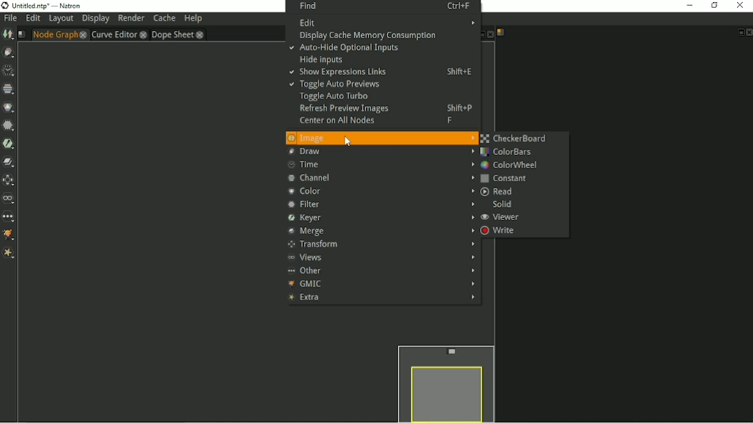 Image resolution: width=753 pixels, height=423 pixels. Describe the element at coordinates (381, 177) in the screenshot. I see `Channel` at that location.